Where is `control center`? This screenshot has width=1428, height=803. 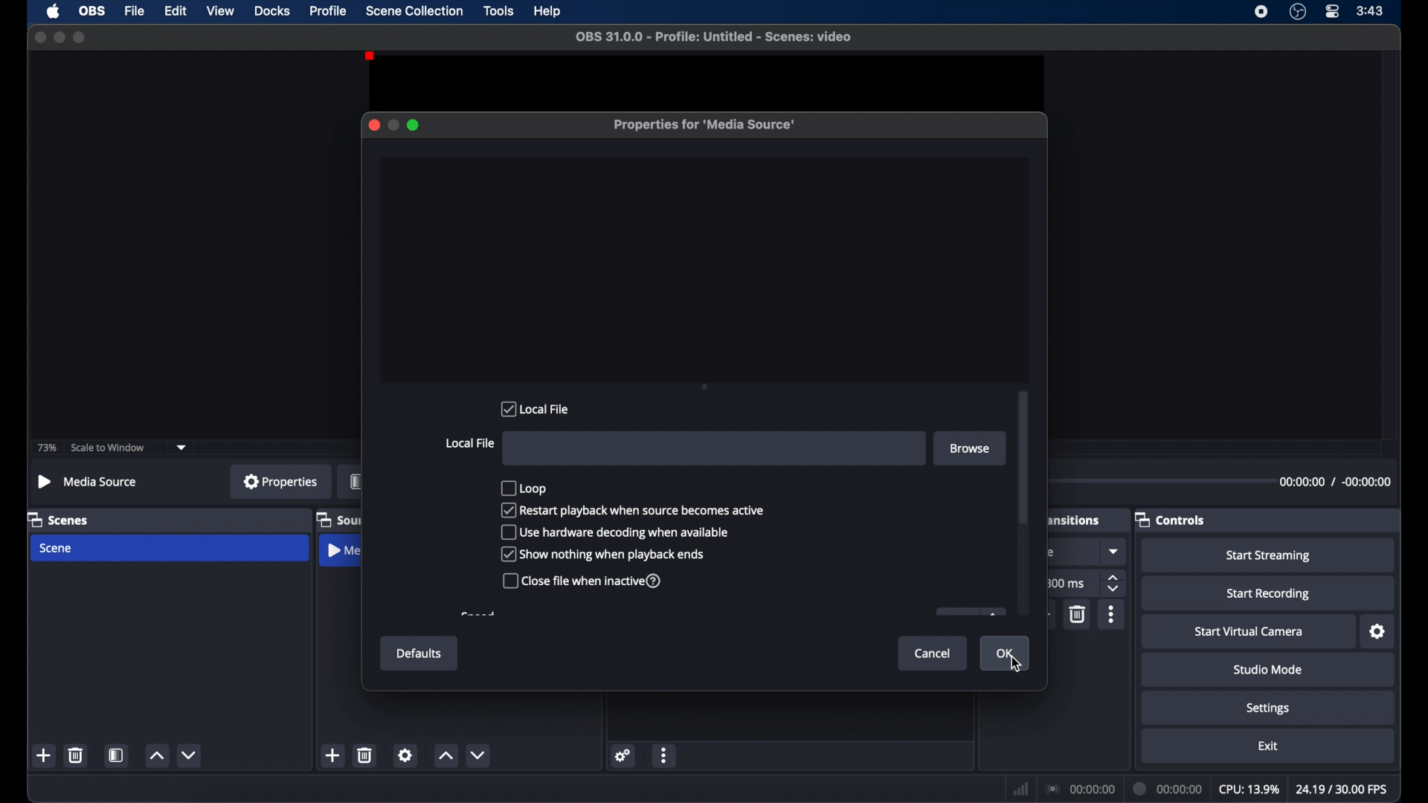 control center is located at coordinates (1331, 11).